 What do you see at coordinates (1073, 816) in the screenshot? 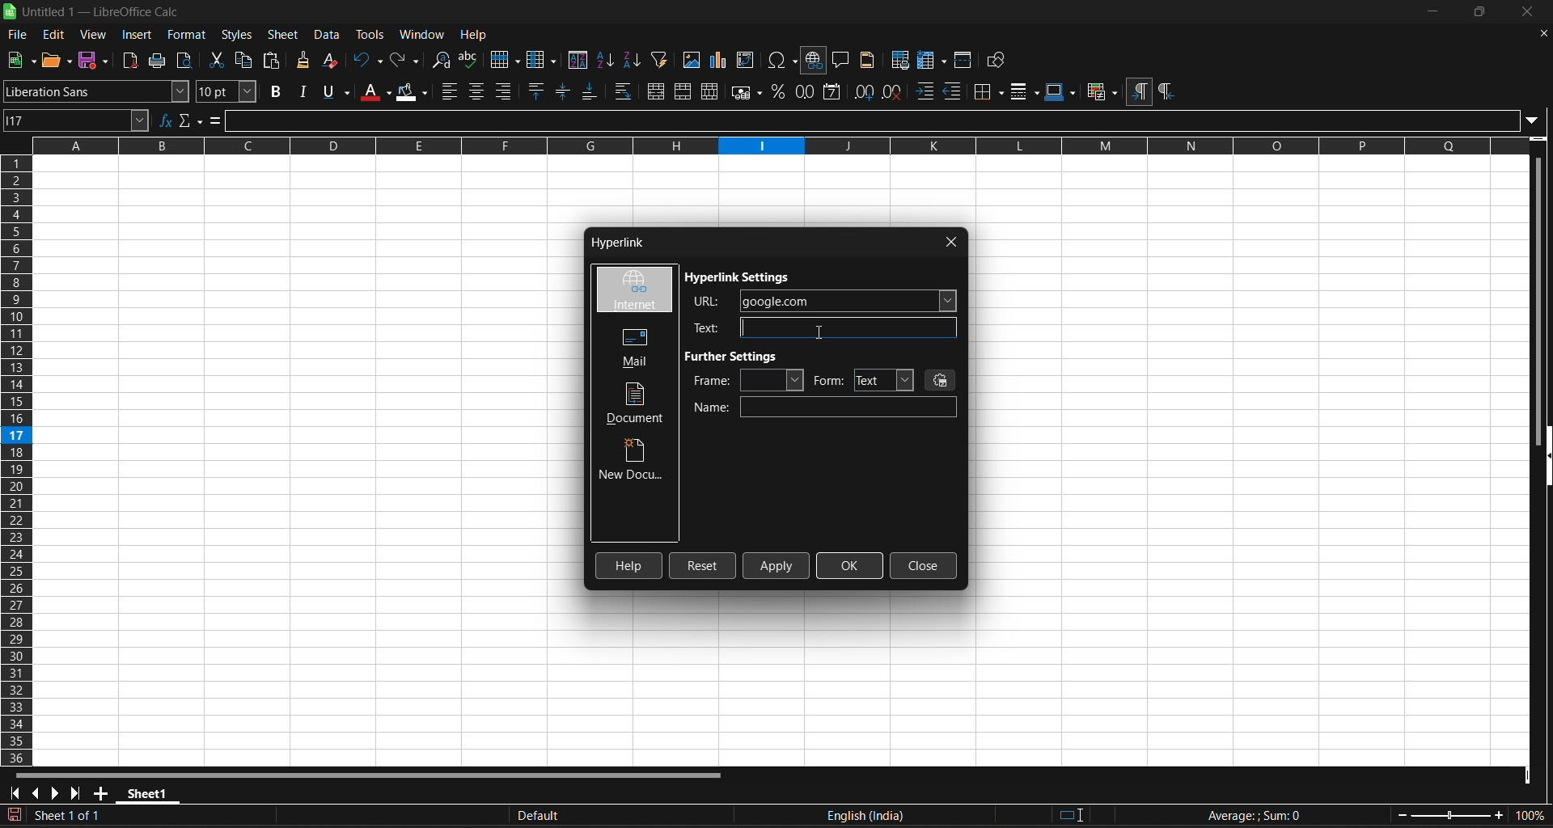
I see `standard selection` at bounding box center [1073, 816].